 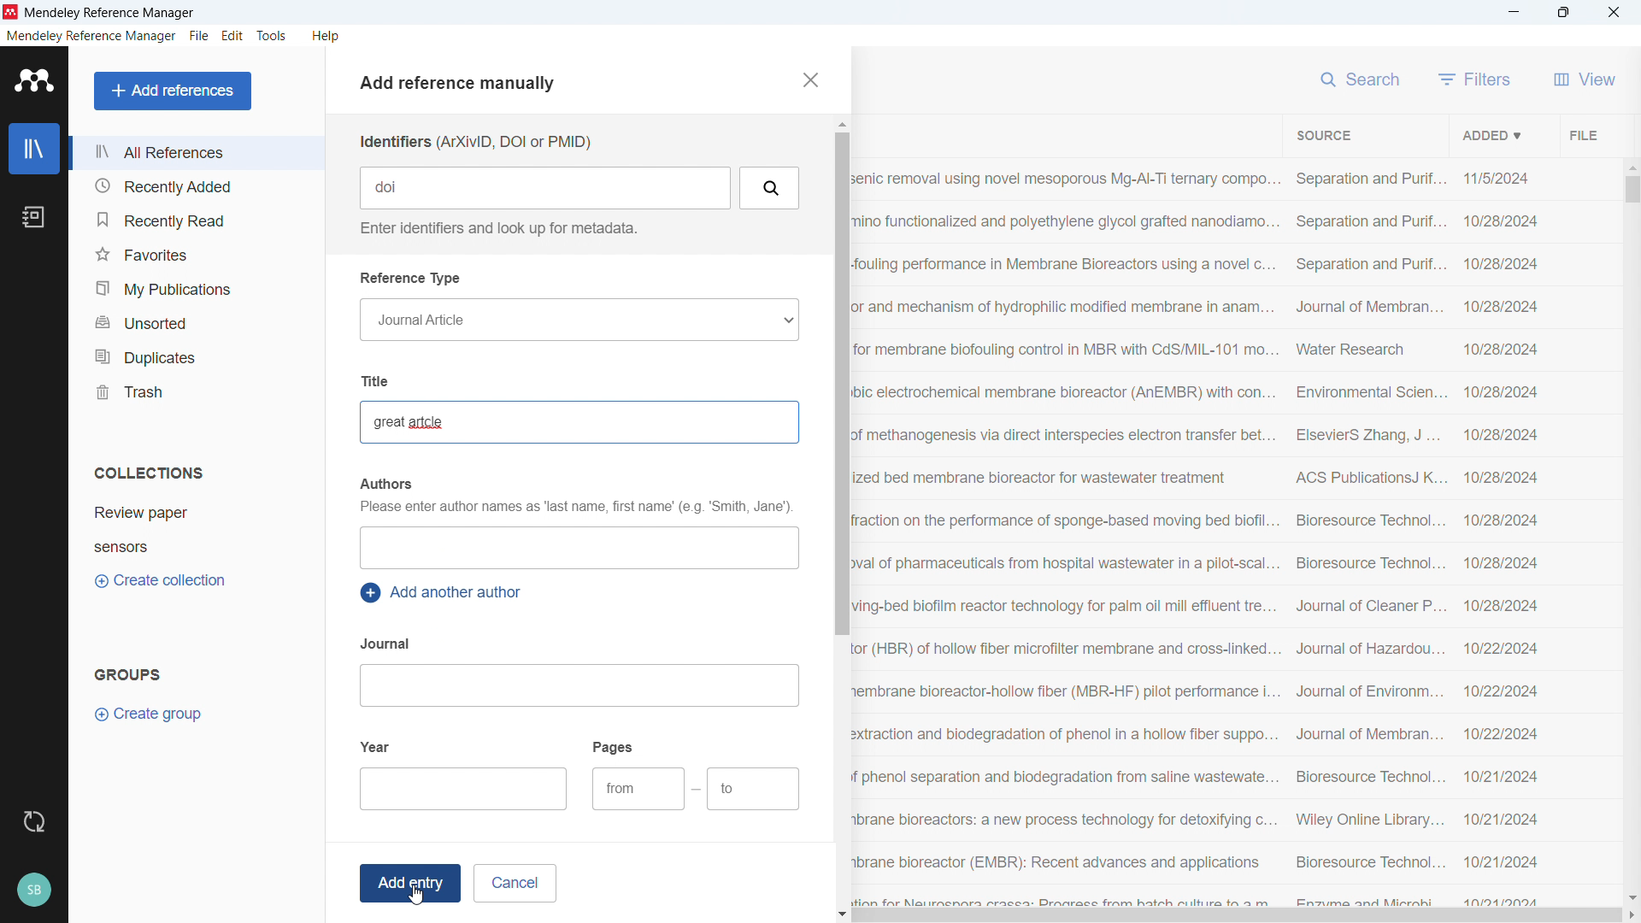 What do you see at coordinates (1066, 535) in the screenshot?
I see `Title of individual entries ` at bounding box center [1066, 535].